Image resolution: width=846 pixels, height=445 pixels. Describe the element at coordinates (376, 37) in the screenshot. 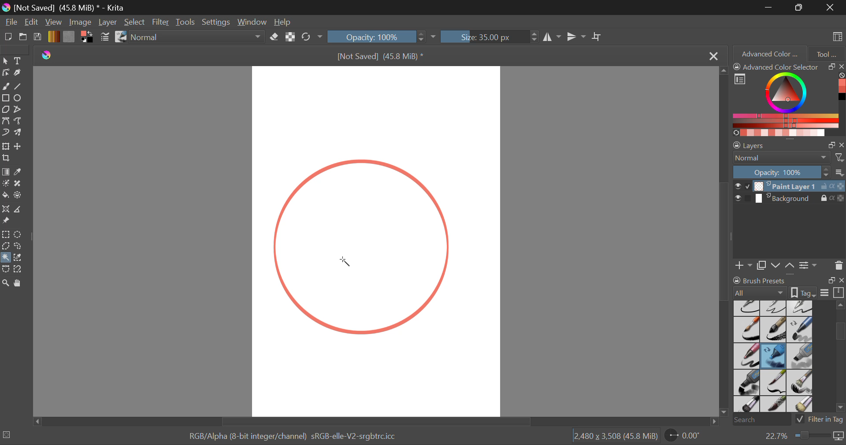

I see `Opacity 100%` at that location.